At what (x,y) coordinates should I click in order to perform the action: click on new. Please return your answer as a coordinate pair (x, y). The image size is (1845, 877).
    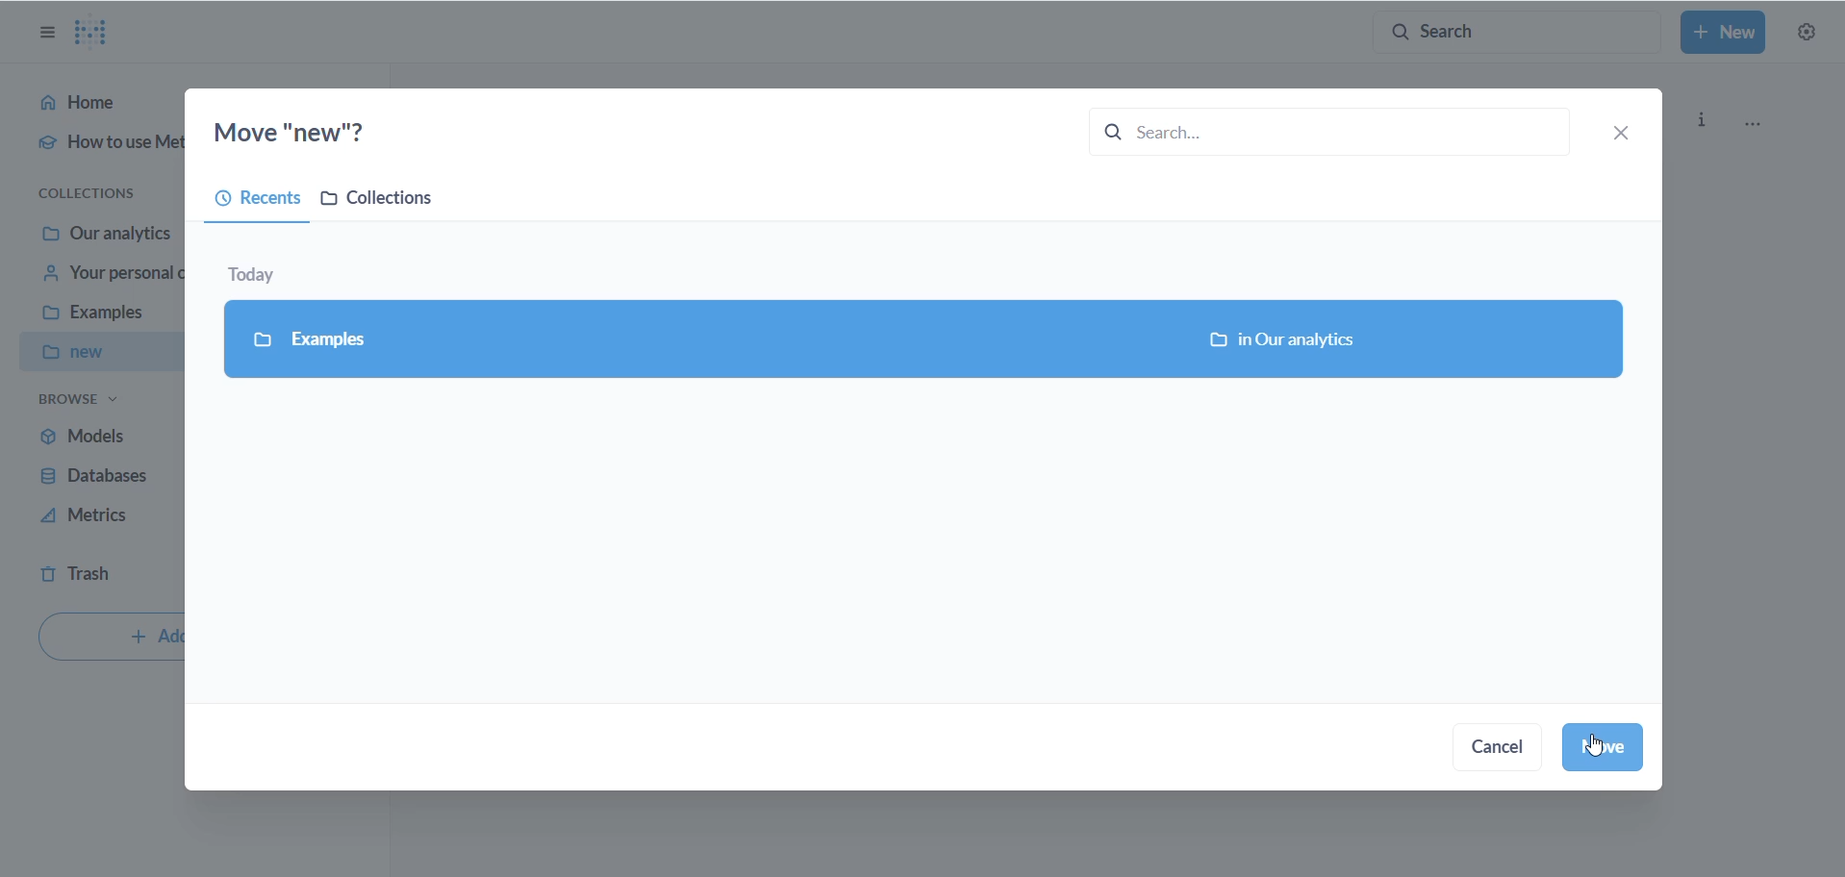
    Looking at the image, I should click on (99, 353).